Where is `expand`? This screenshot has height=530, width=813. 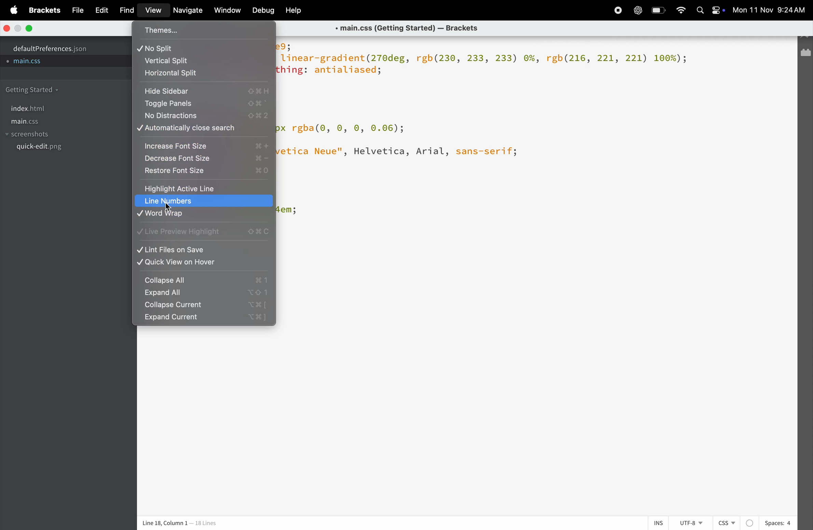
expand is located at coordinates (203, 294).